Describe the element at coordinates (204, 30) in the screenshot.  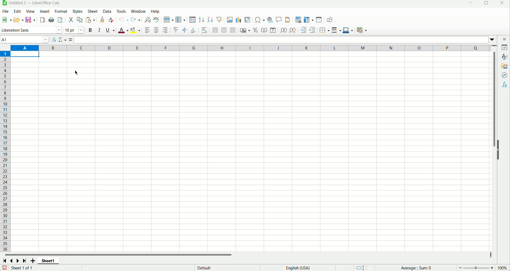
I see `Wrap text` at that location.